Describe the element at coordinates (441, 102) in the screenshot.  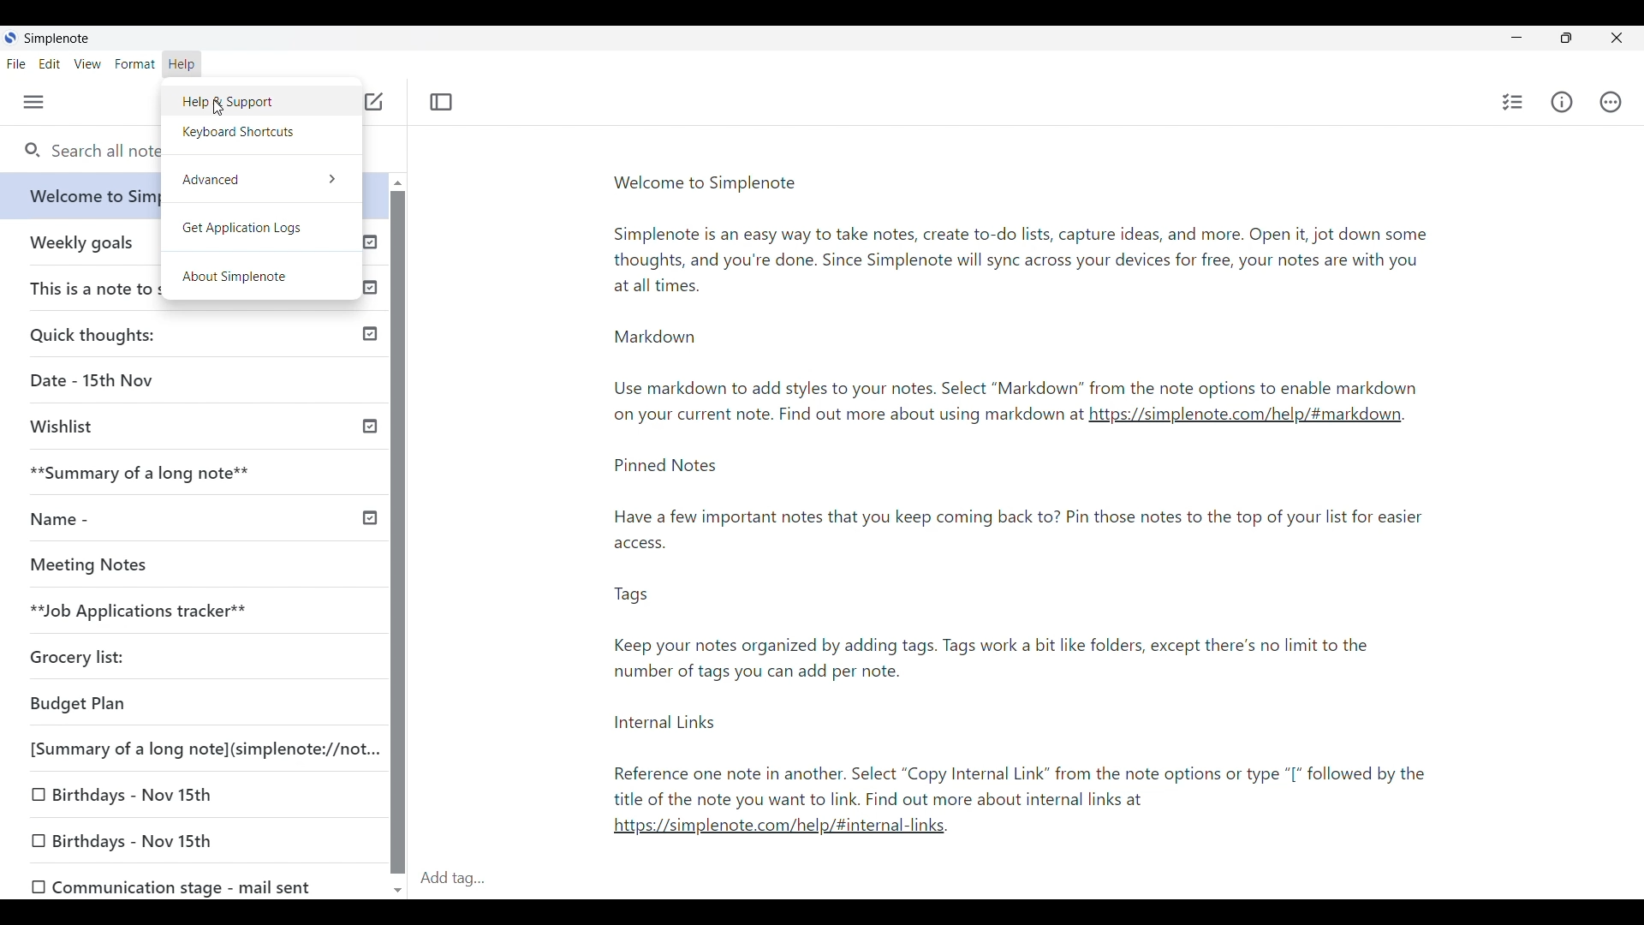
I see `Toggle focus mode` at that location.